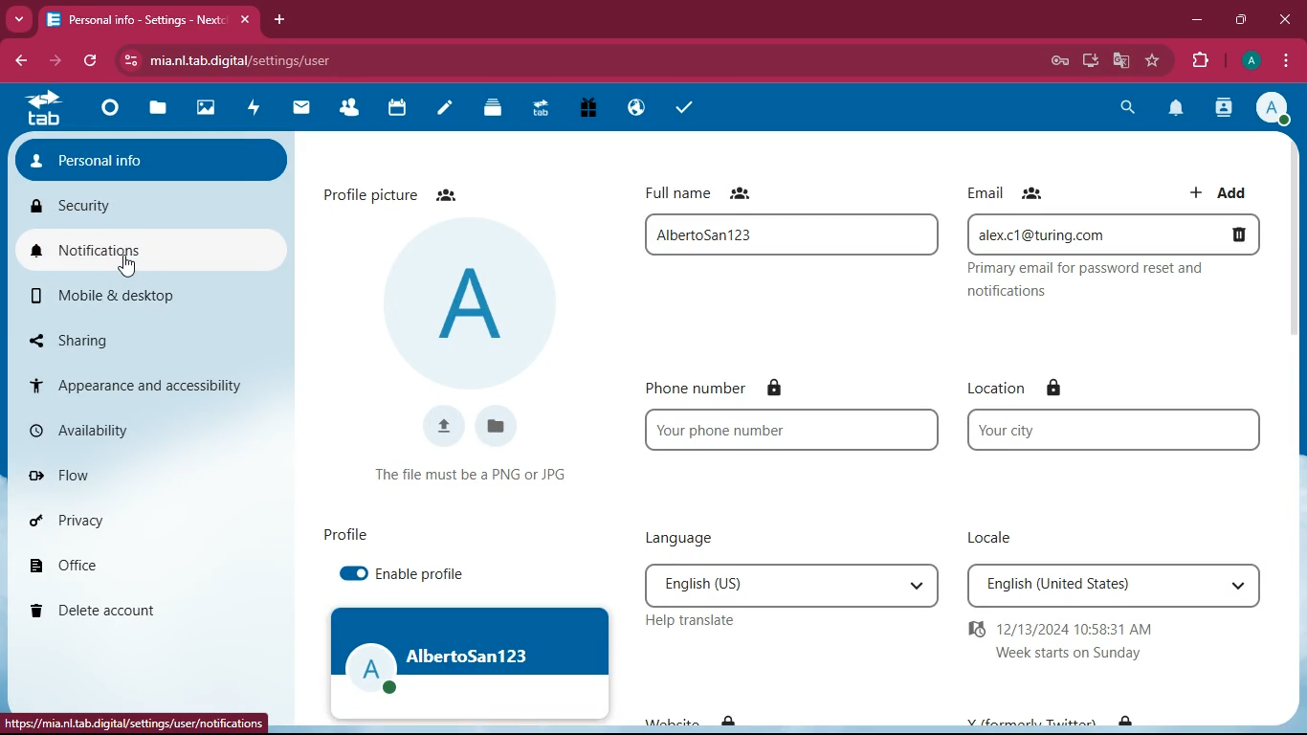 This screenshot has height=735, width=1307. I want to click on close, so click(243, 20).